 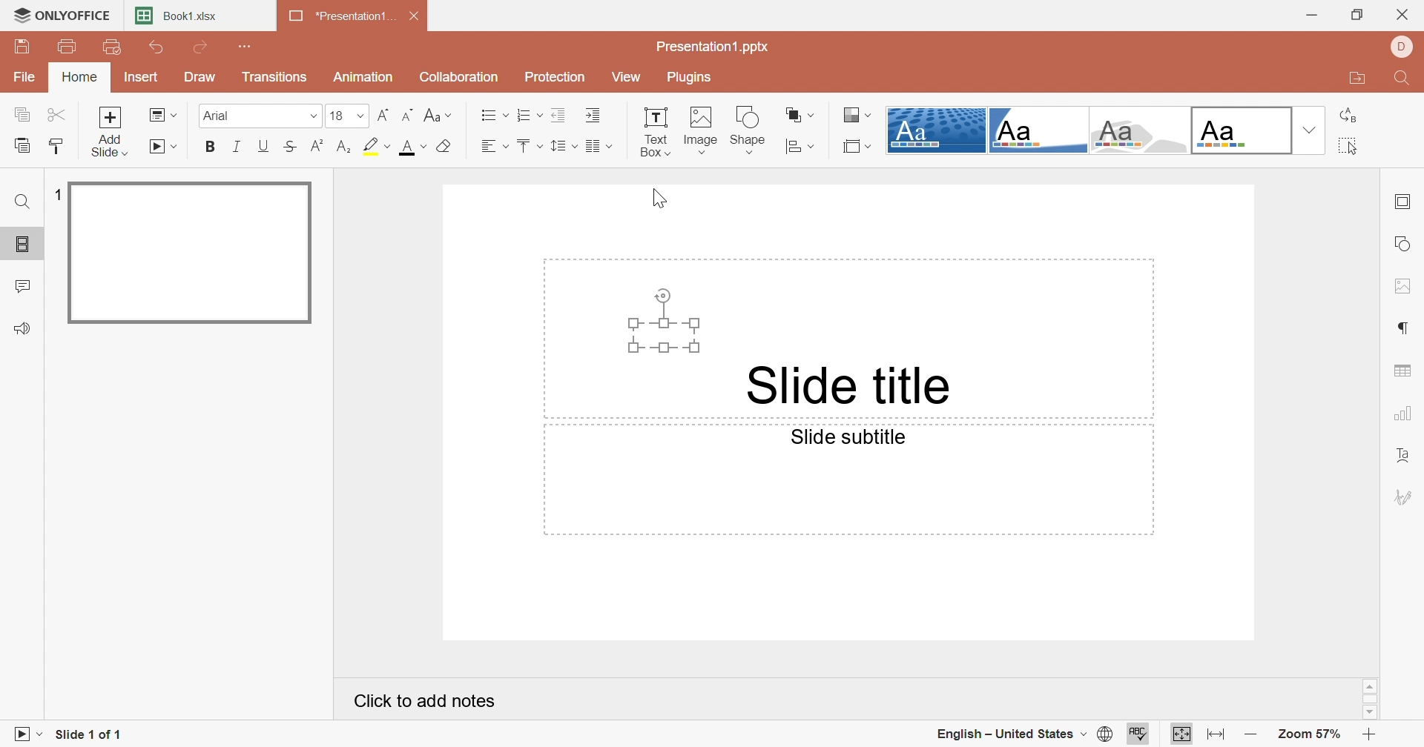 What do you see at coordinates (1405, 415) in the screenshot?
I see `Chart settings` at bounding box center [1405, 415].